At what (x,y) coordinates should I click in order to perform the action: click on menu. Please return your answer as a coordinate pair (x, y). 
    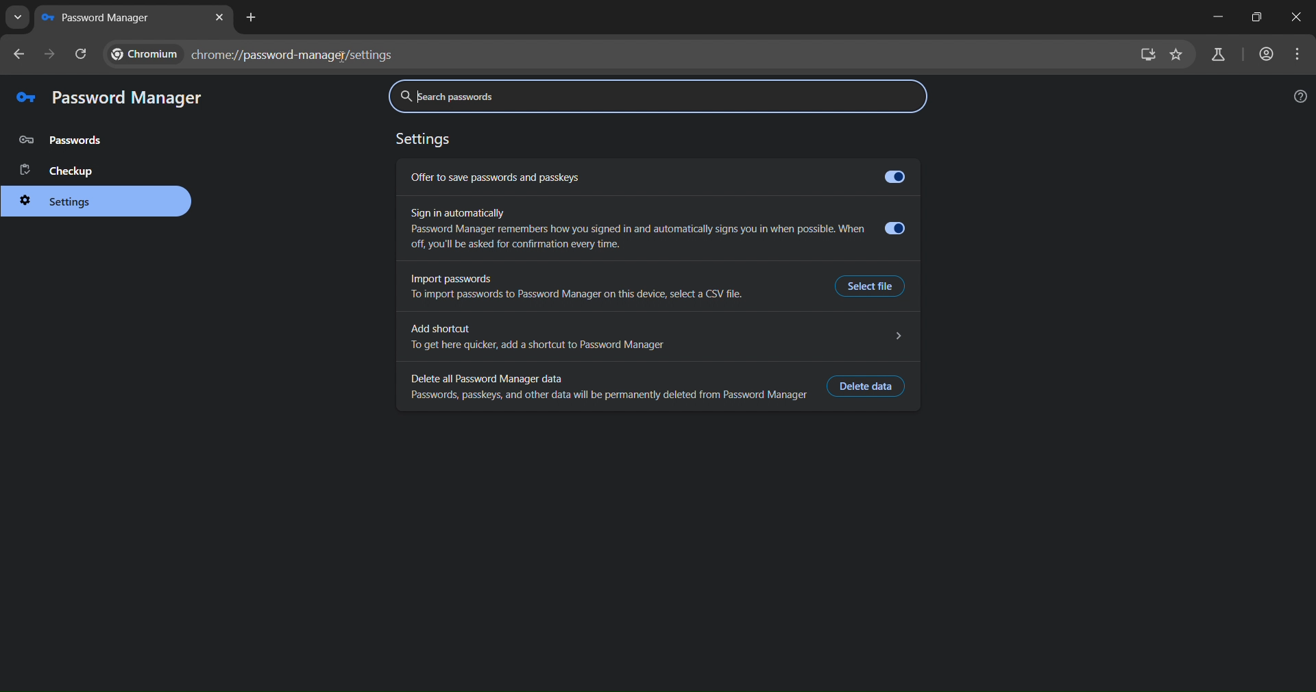
    Looking at the image, I should click on (1298, 54).